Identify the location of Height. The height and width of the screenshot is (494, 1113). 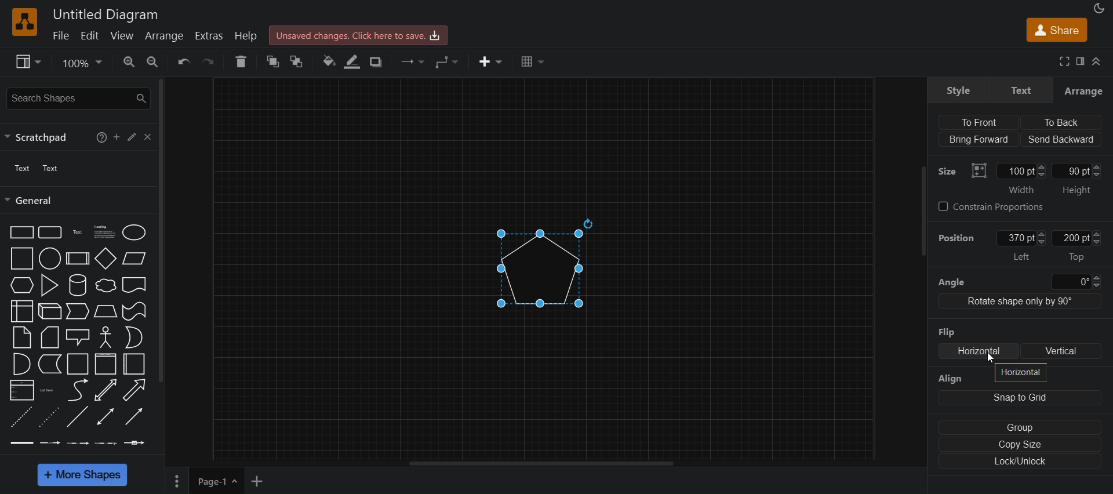
(1076, 191).